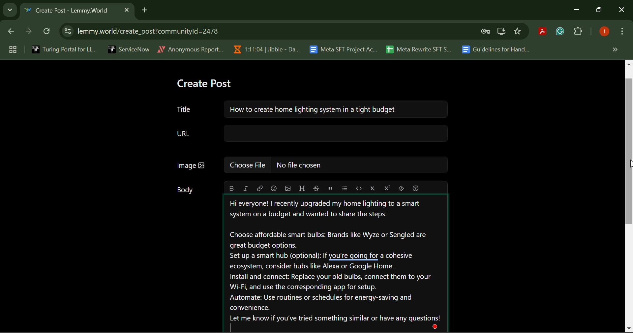  I want to click on link, so click(259, 188).